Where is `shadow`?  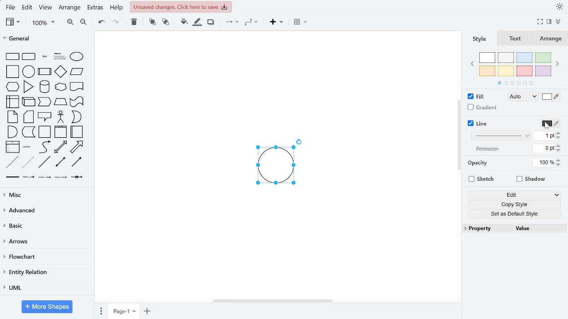
shadow is located at coordinates (212, 23).